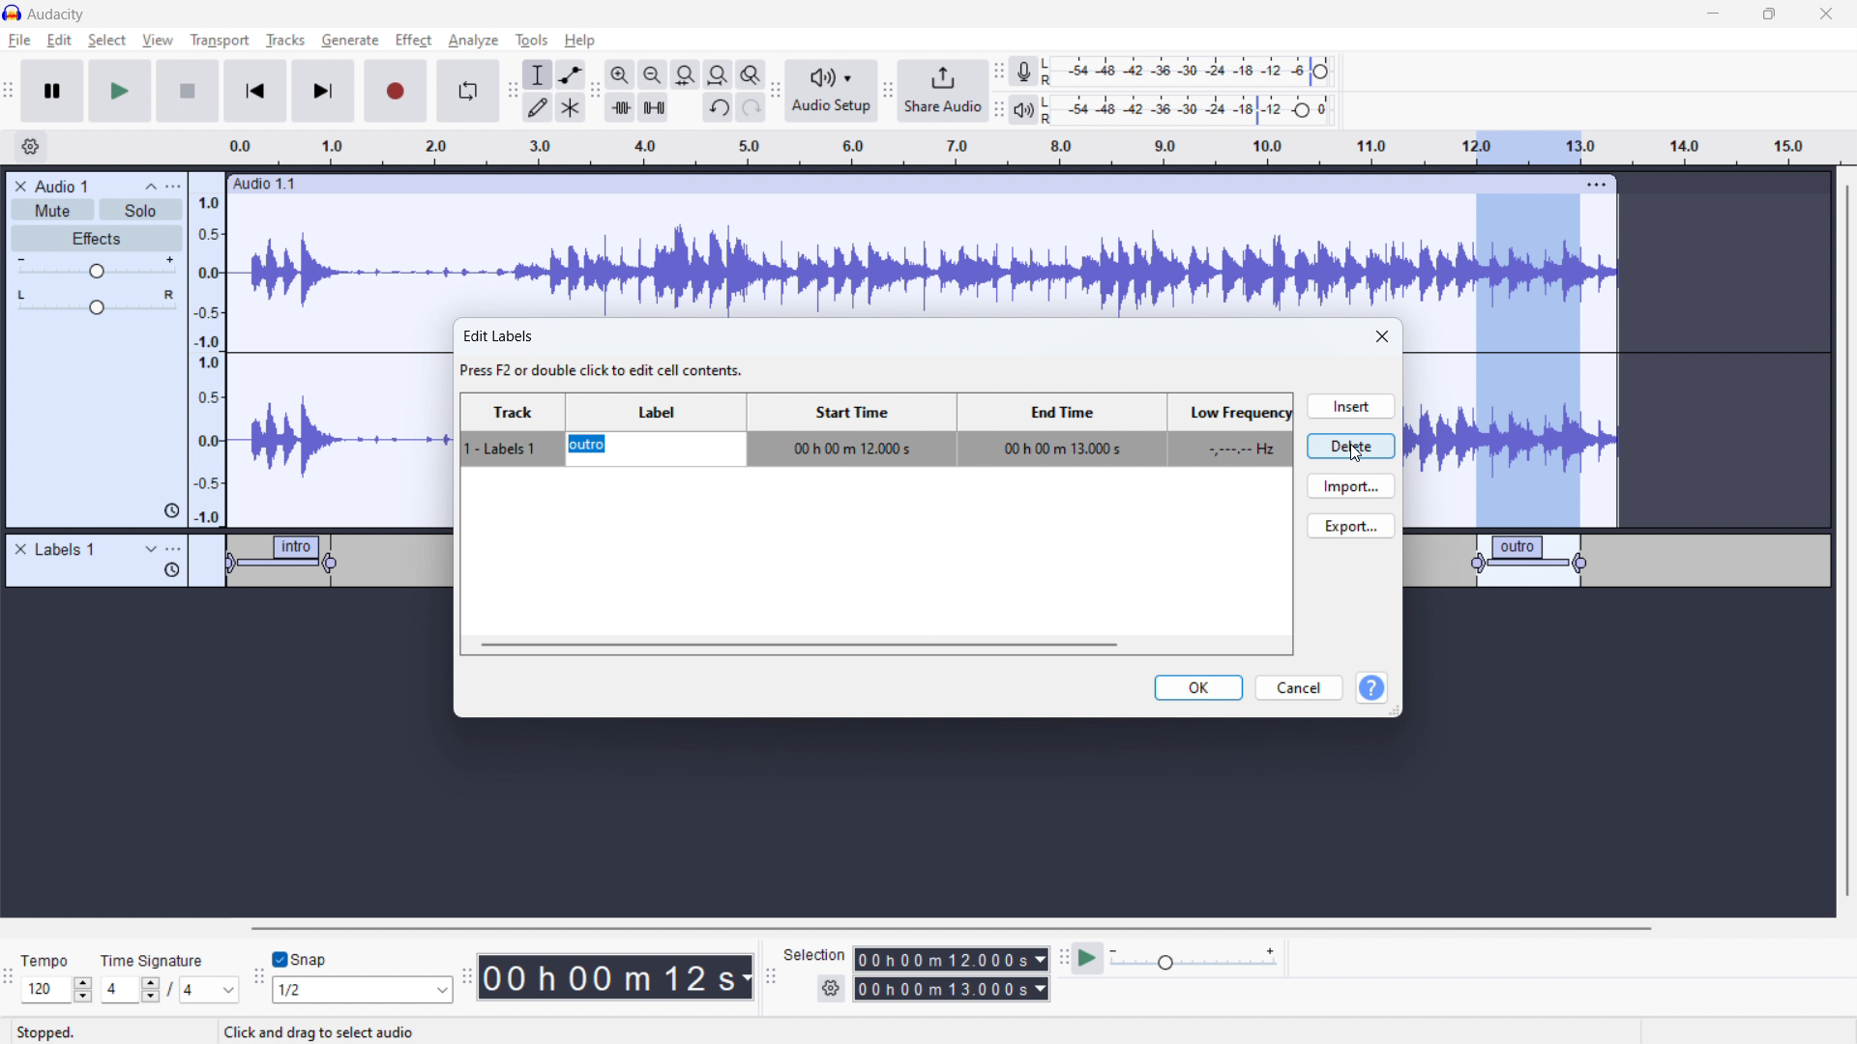  I want to click on labels, so click(67, 550).